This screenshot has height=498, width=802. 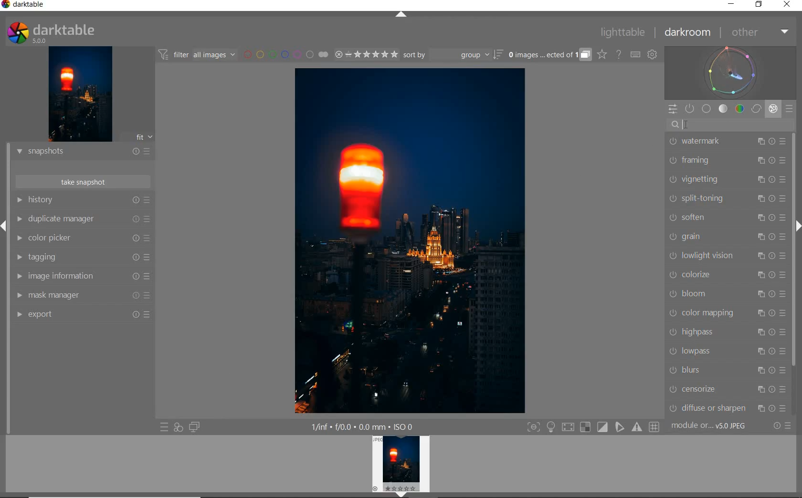 What do you see at coordinates (149, 277) in the screenshot?
I see `Preset and reset` at bounding box center [149, 277].